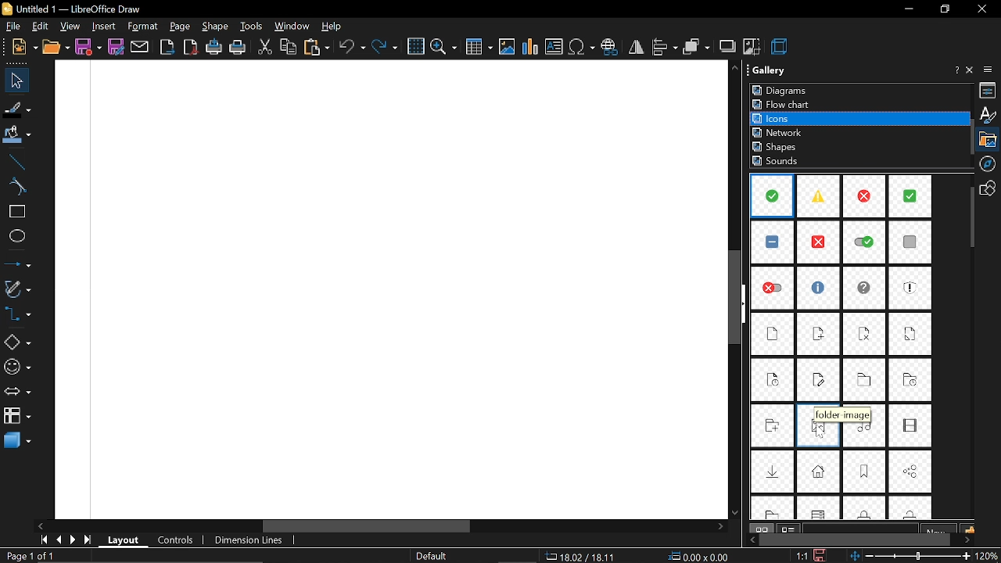 The height and width of the screenshot is (563, 1001). Describe the element at coordinates (16, 344) in the screenshot. I see `basic shapes` at that location.